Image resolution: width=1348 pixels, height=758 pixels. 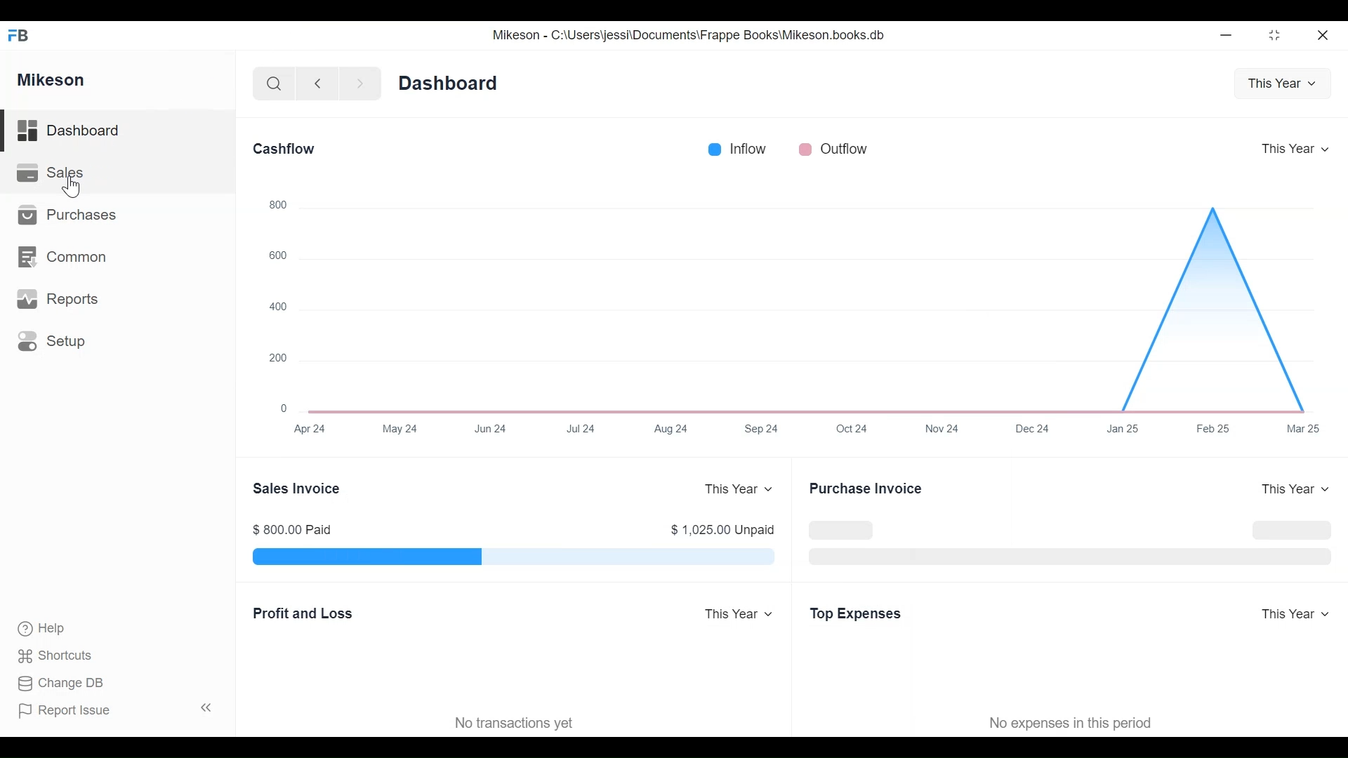 I want to click on Sales, so click(x=49, y=174).